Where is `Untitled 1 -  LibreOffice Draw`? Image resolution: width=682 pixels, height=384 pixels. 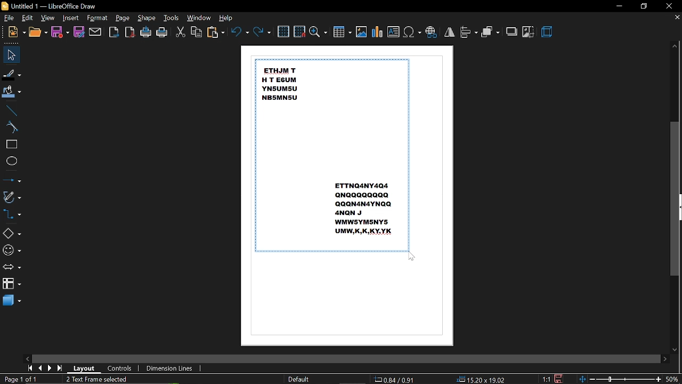 Untitled 1 -  LibreOffice Draw is located at coordinates (49, 5).